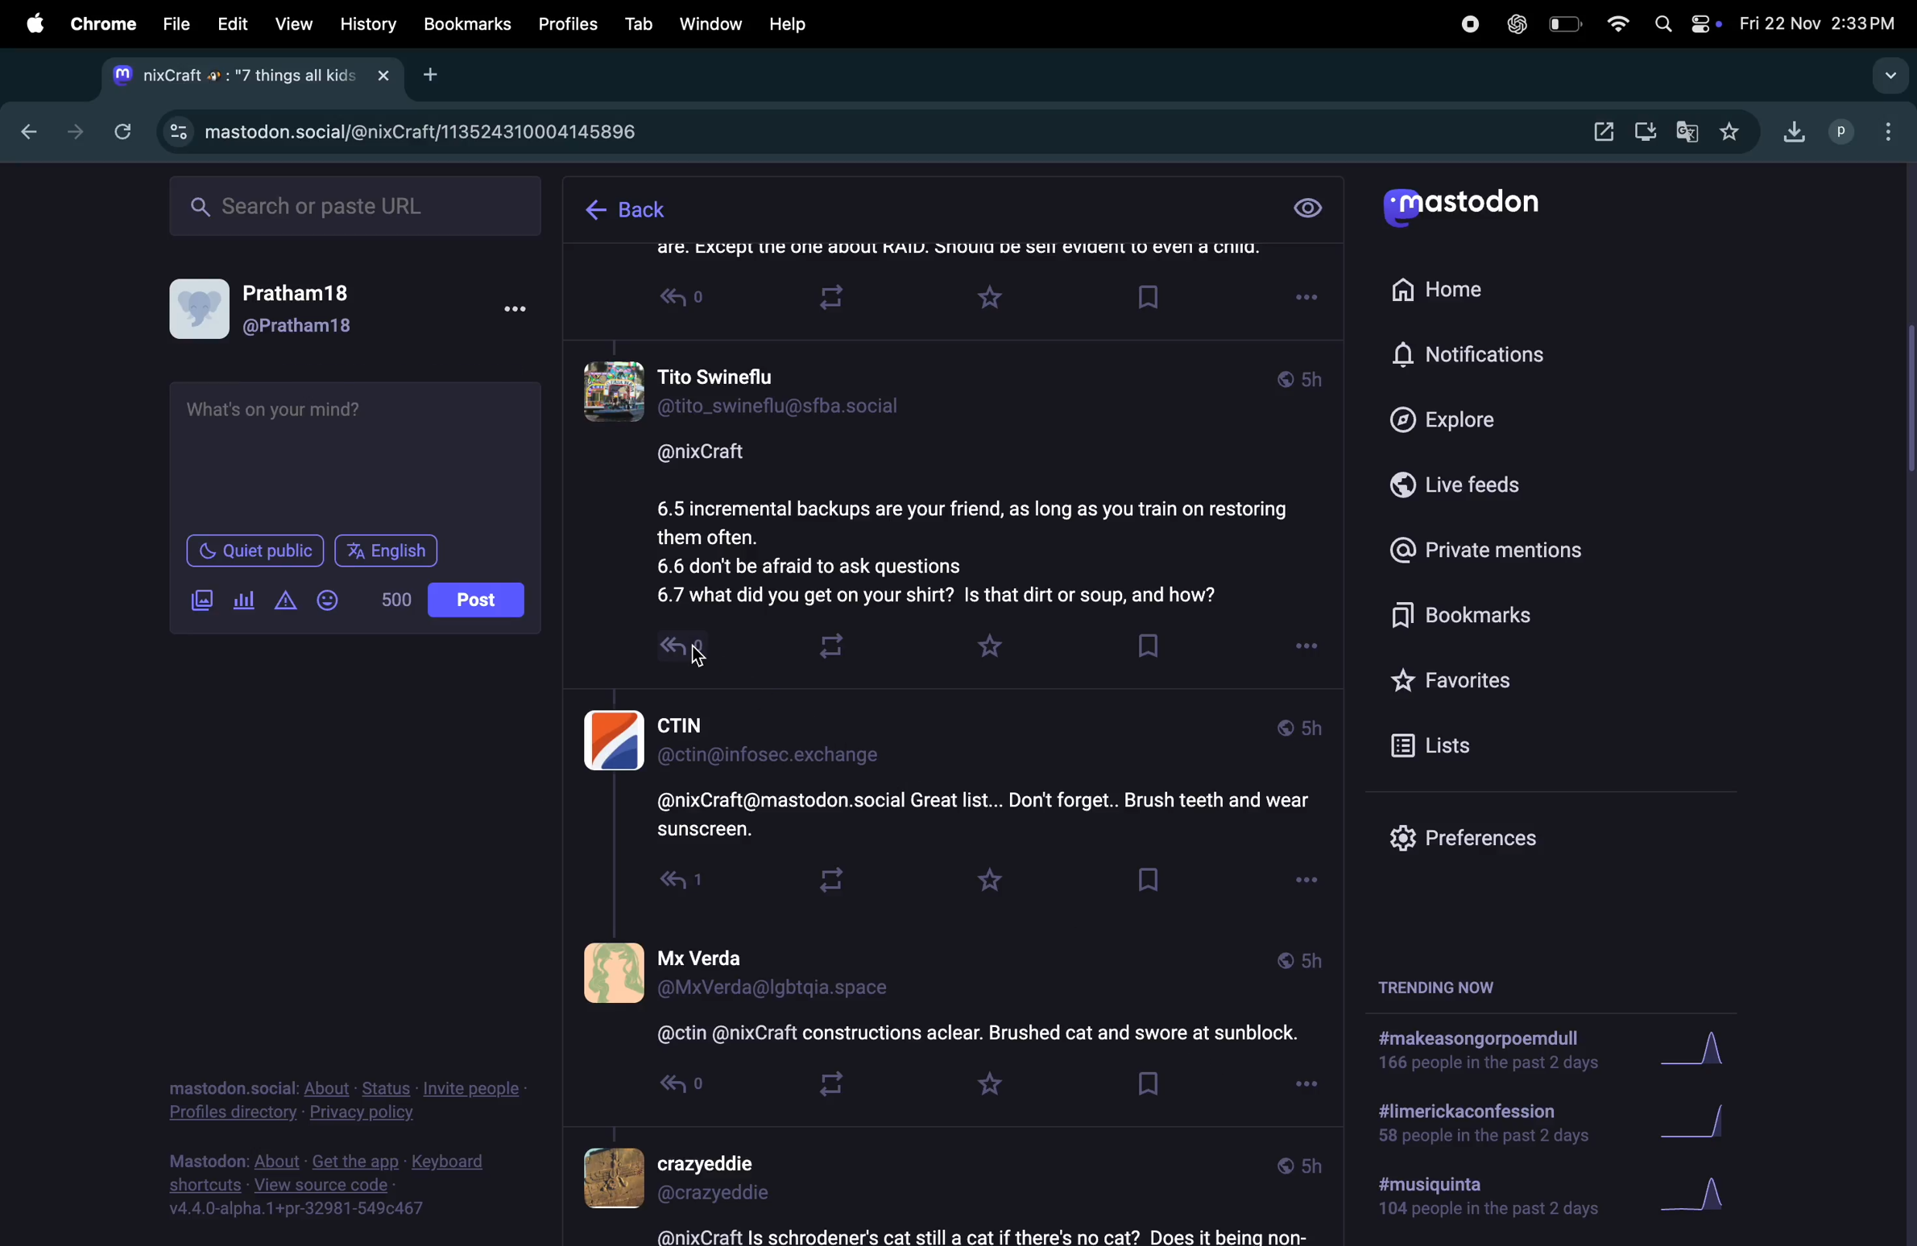  I want to click on bookmark, so click(468, 25).